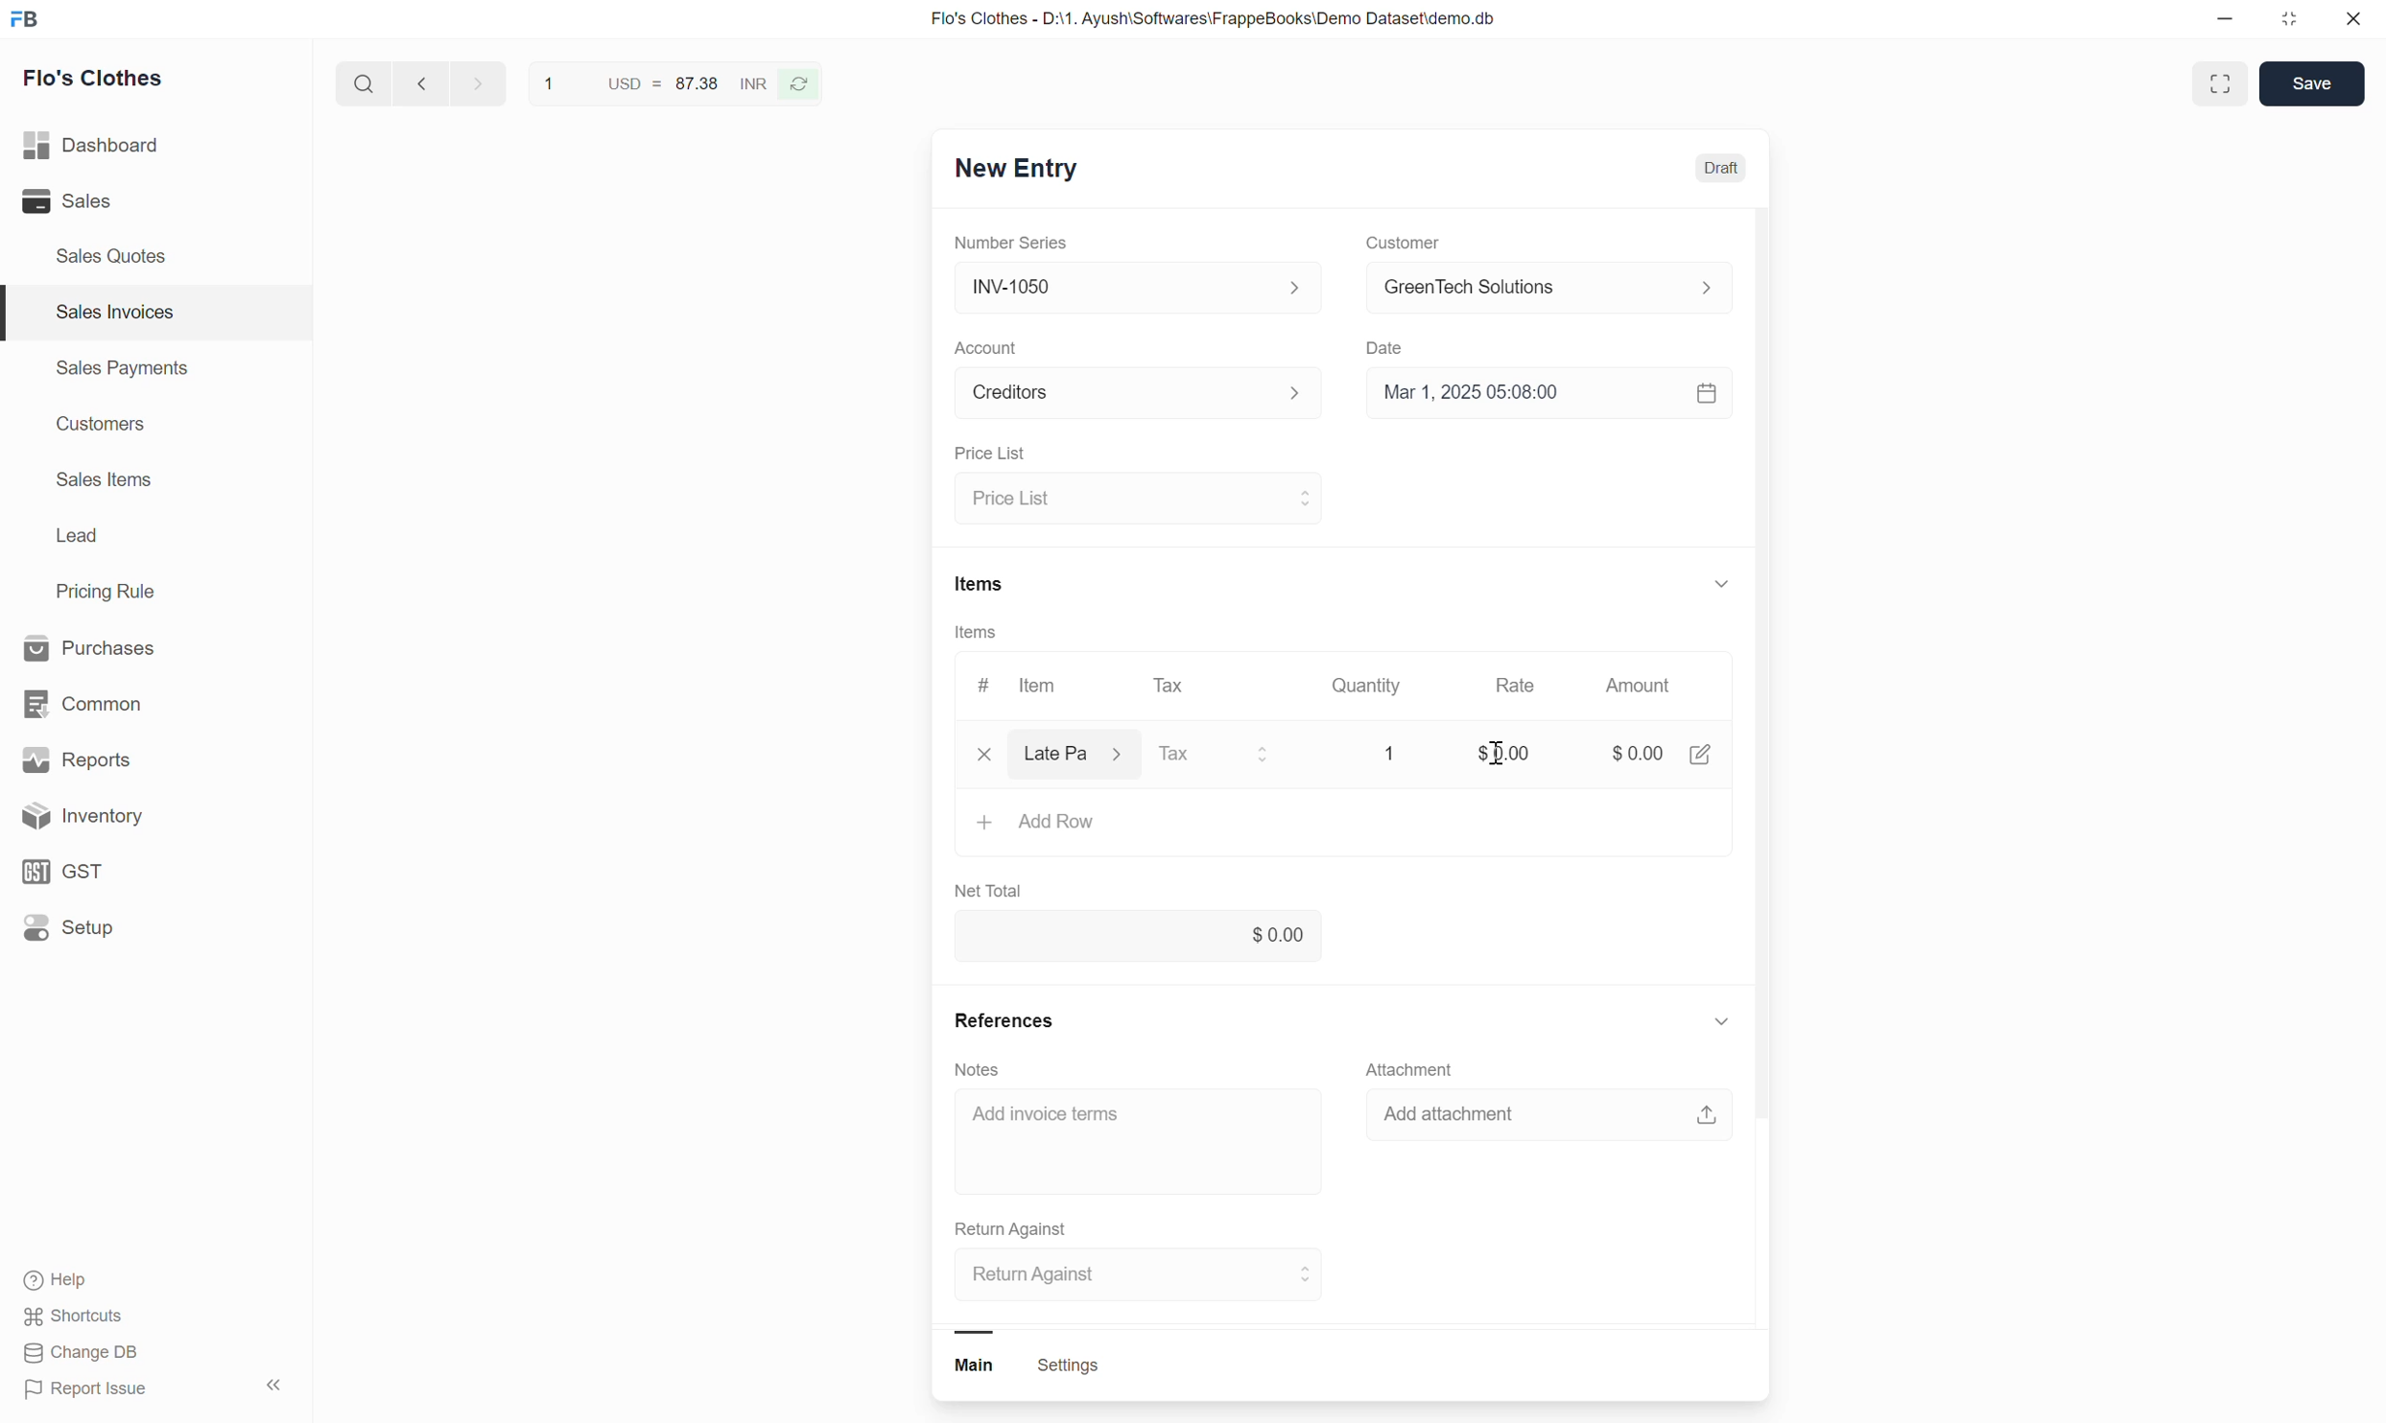 This screenshot has height=1423, width=2386. What do you see at coordinates (1705, 756) in the screenshot?
I see `edit amount ` at bounding box center [1705, 756].